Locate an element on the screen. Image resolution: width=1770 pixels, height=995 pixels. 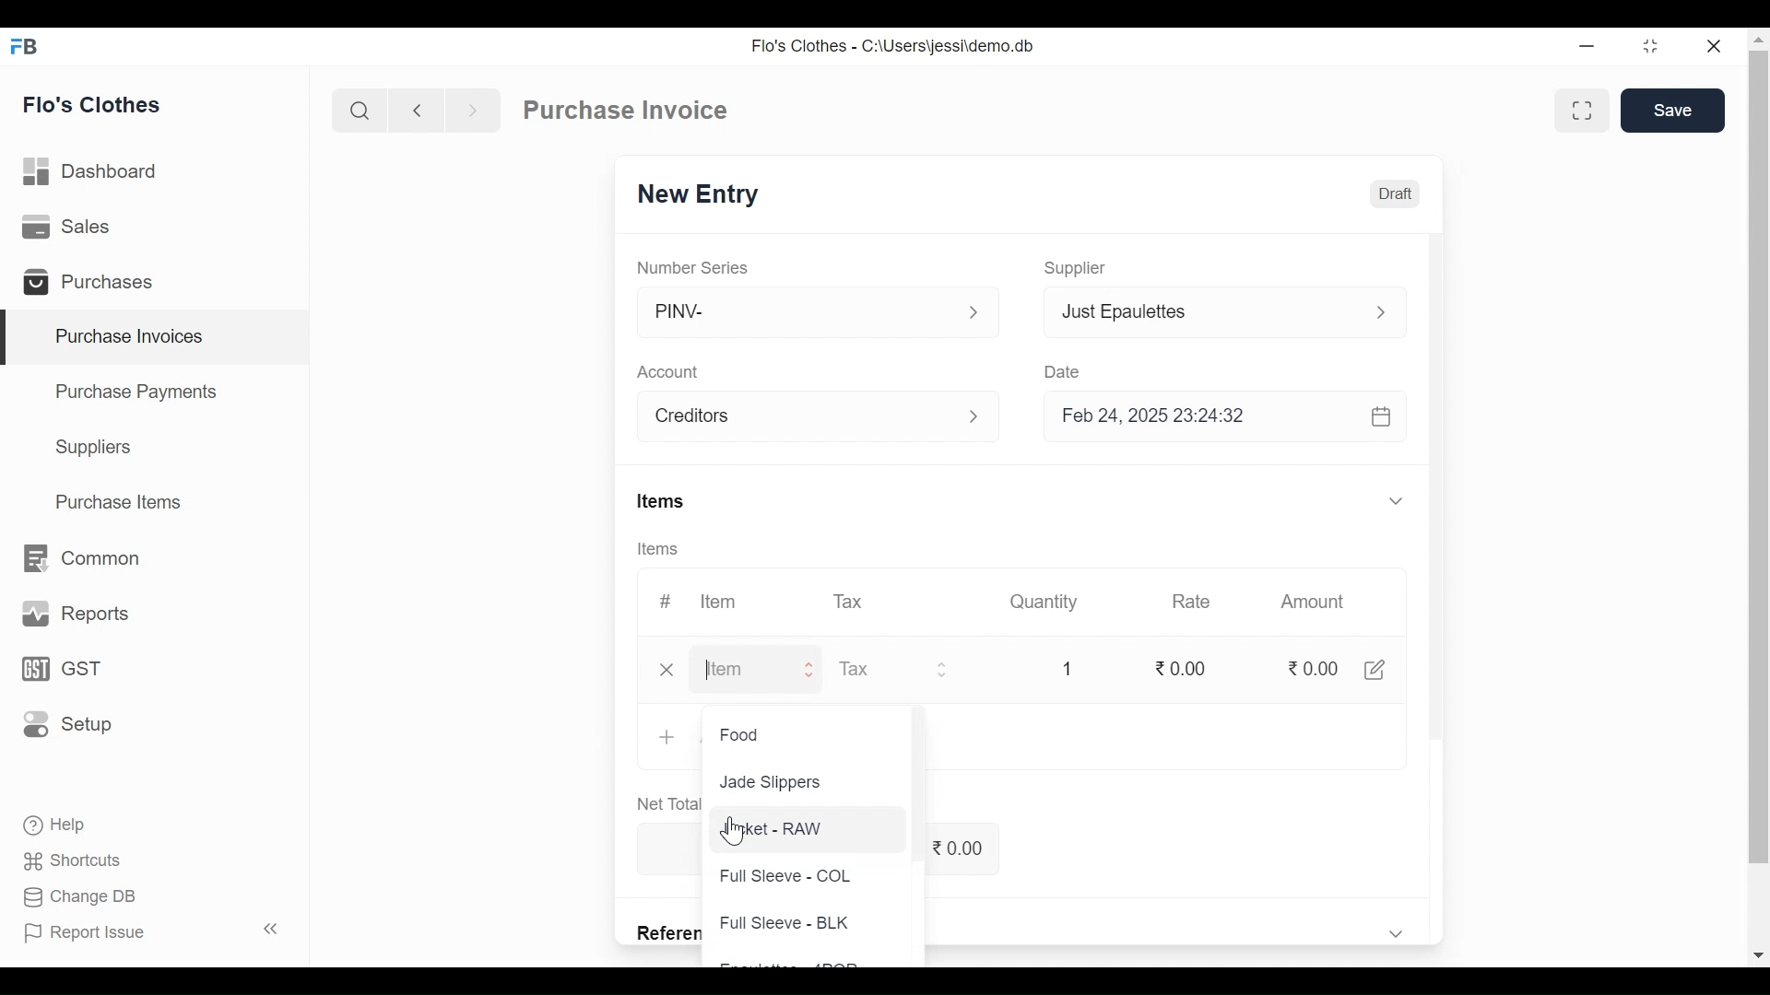
Common is located at coordinates (85, 557).